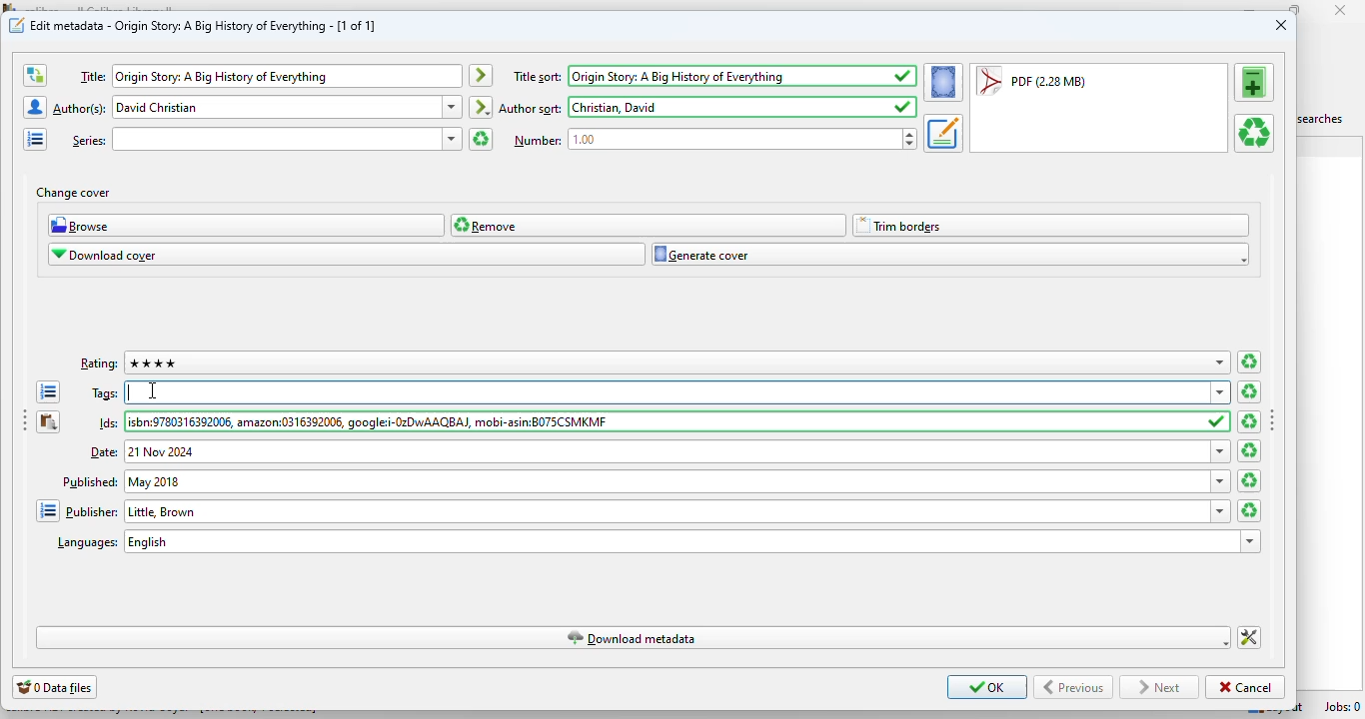 This screenshot has width=1365, height=719. What do you see at coordinates (47, 510) in the screenshot?
I see `open the manage publishers editor` at bounding box center [47, 510].